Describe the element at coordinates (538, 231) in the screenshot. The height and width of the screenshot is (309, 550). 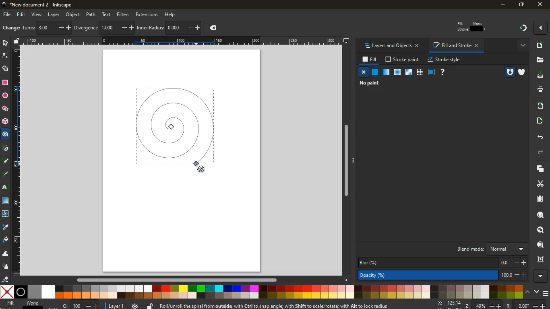
I see `look` at that location.